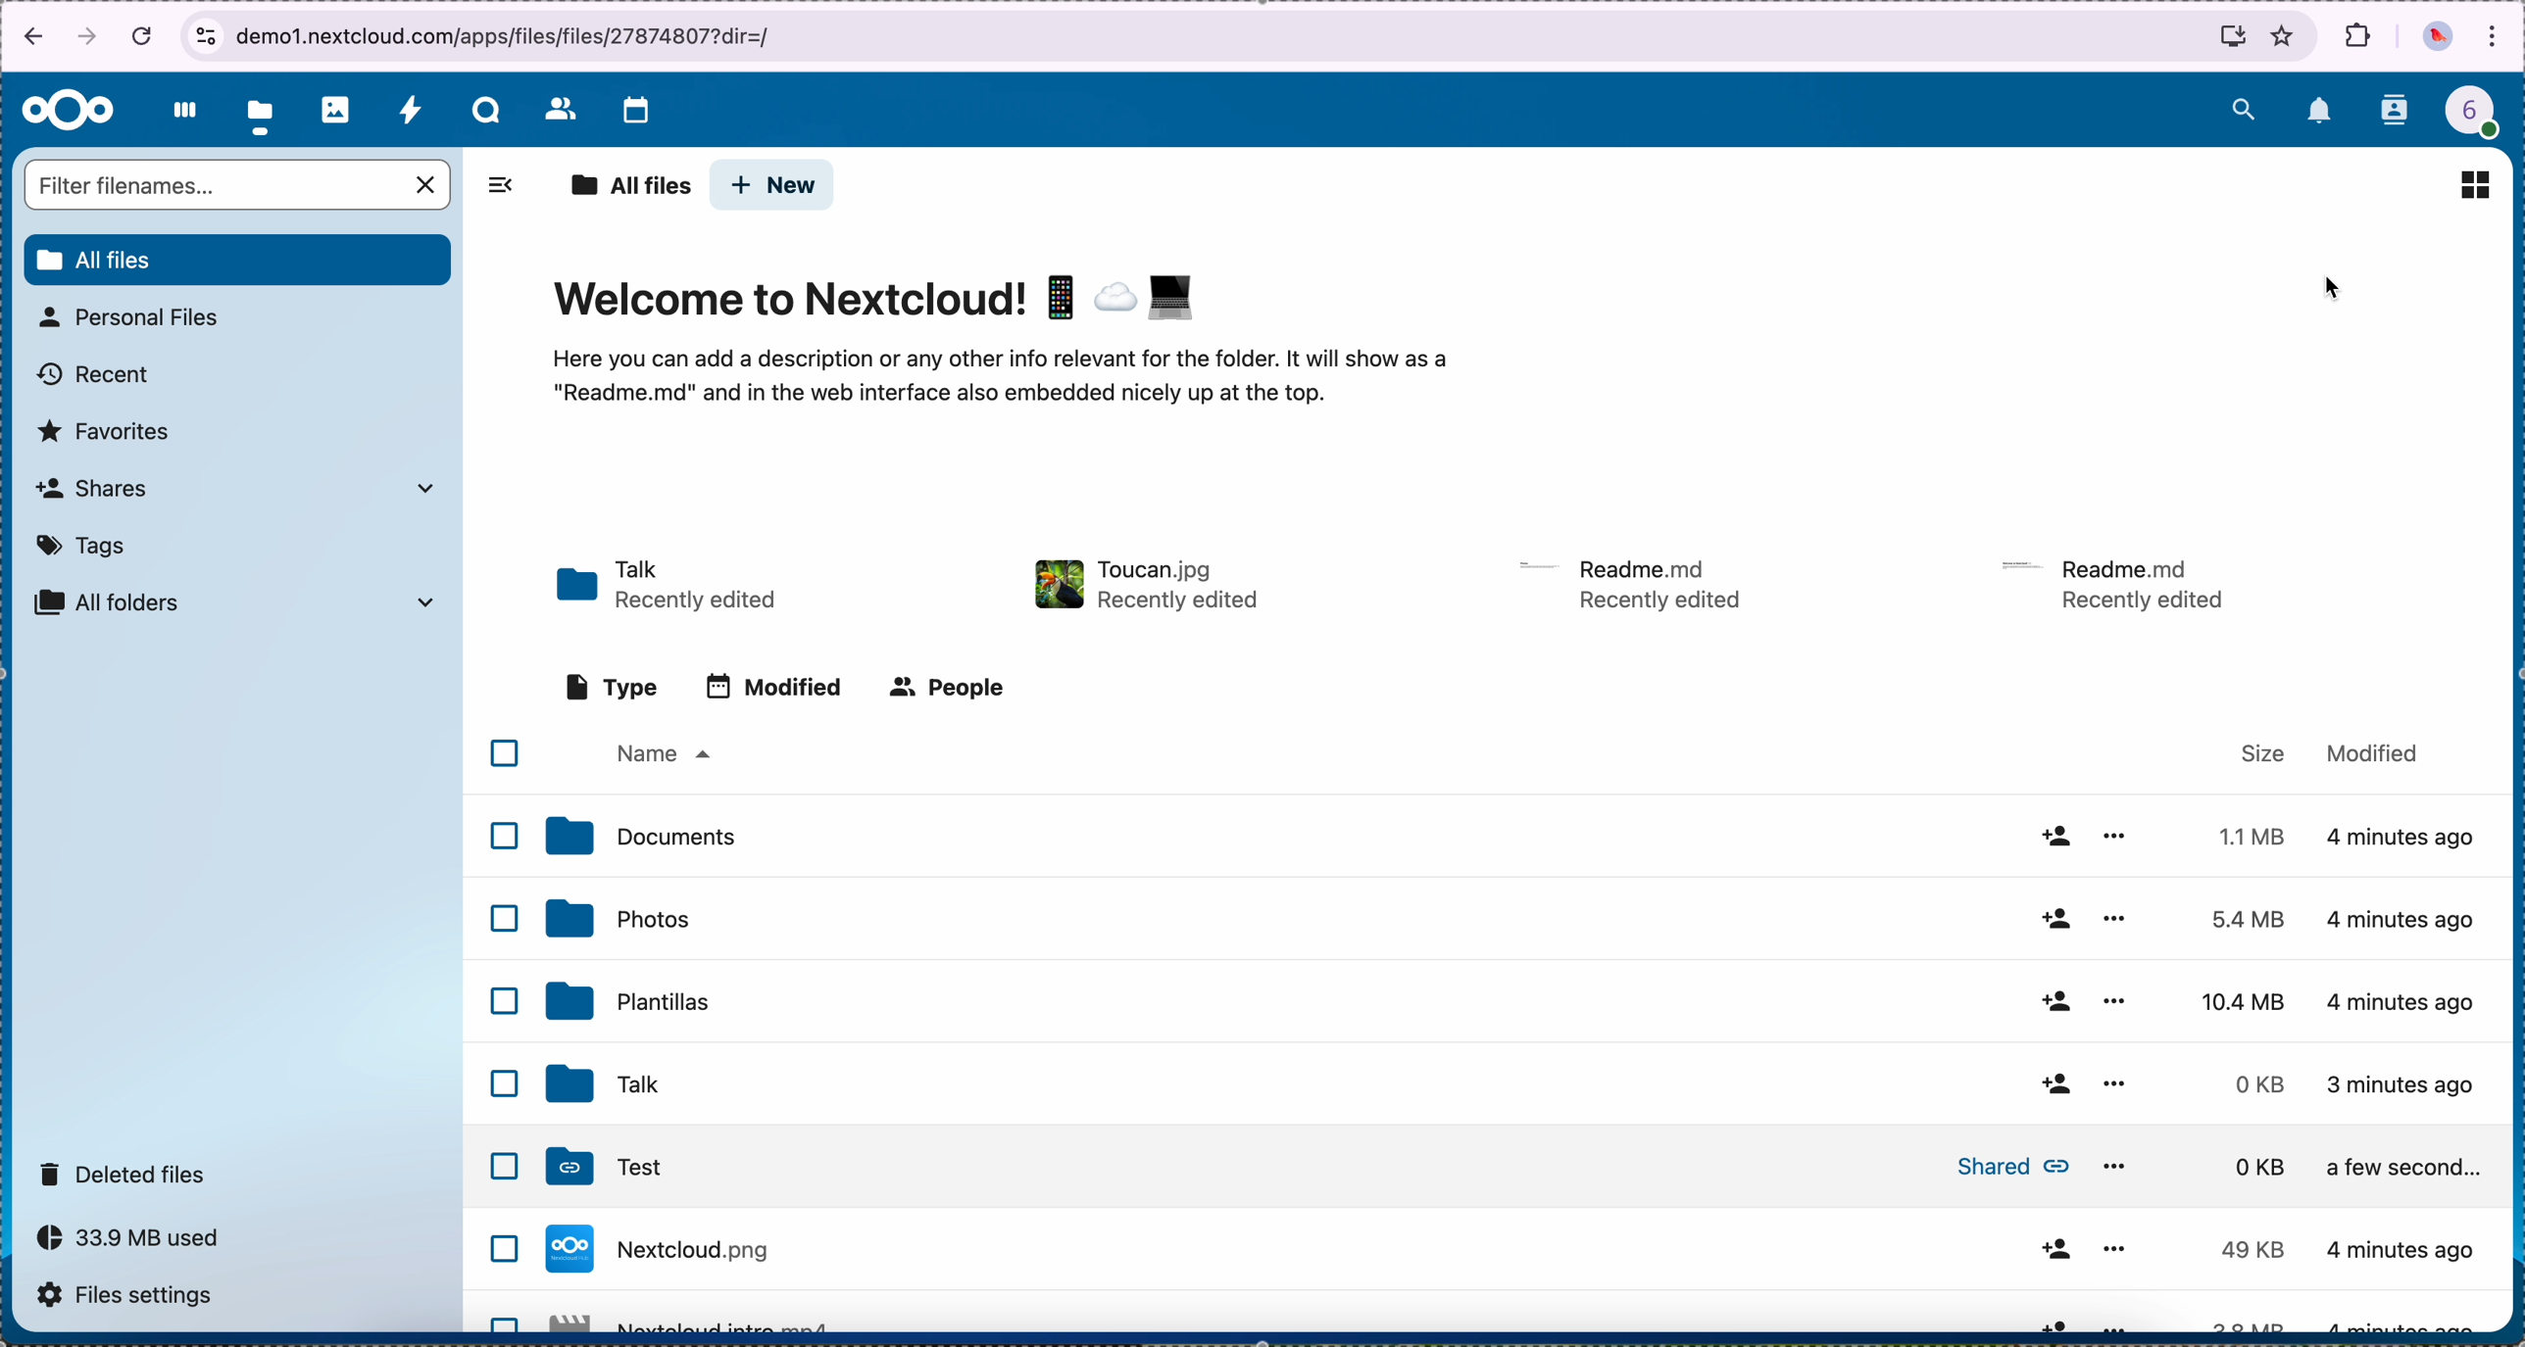 This screenshot has width=2525, height=1347. Describe the element at coordinates (693, 1256) in the screenshot. I see `Nextcloud file` at that location.